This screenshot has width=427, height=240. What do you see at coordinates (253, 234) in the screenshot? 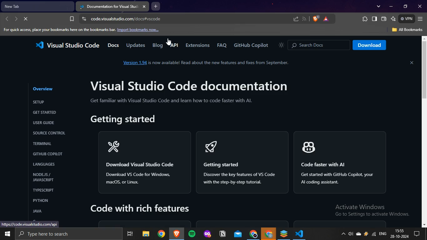
I see `google chrome` at bounding box center [253, 234].